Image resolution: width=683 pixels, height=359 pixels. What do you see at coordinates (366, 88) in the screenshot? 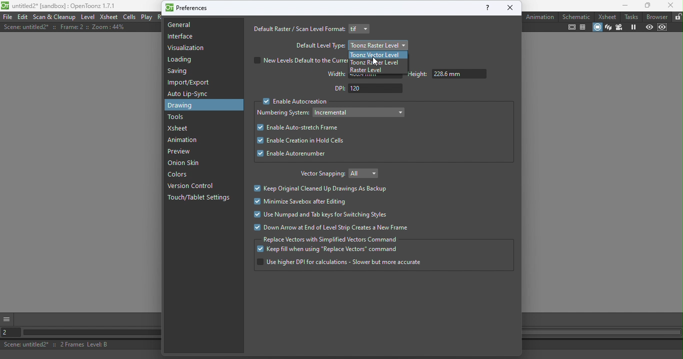
I see `DPI` at bounding box center [366, 88].